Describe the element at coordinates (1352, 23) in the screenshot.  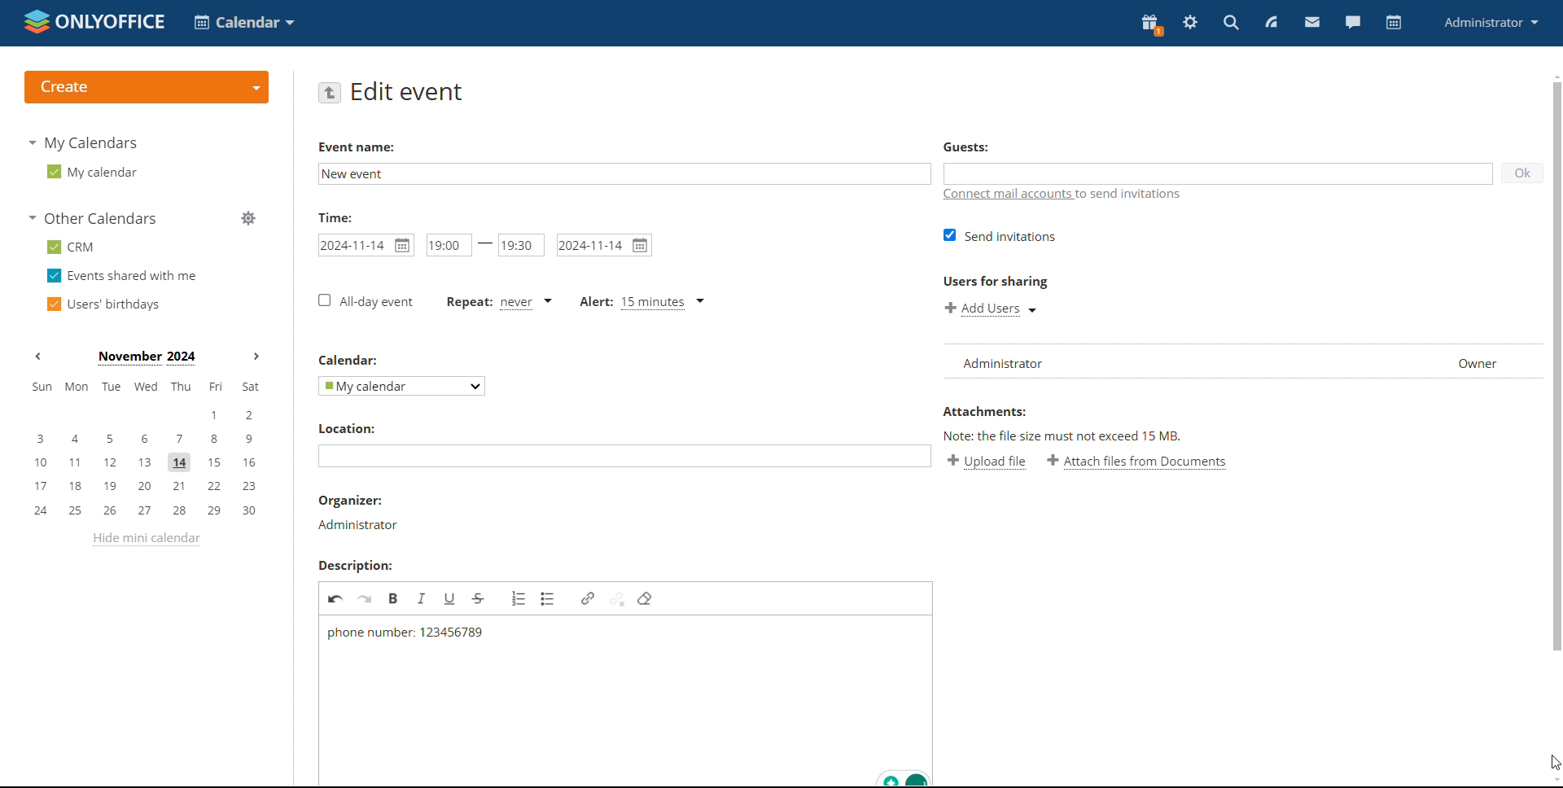
I see `chat` at that location.